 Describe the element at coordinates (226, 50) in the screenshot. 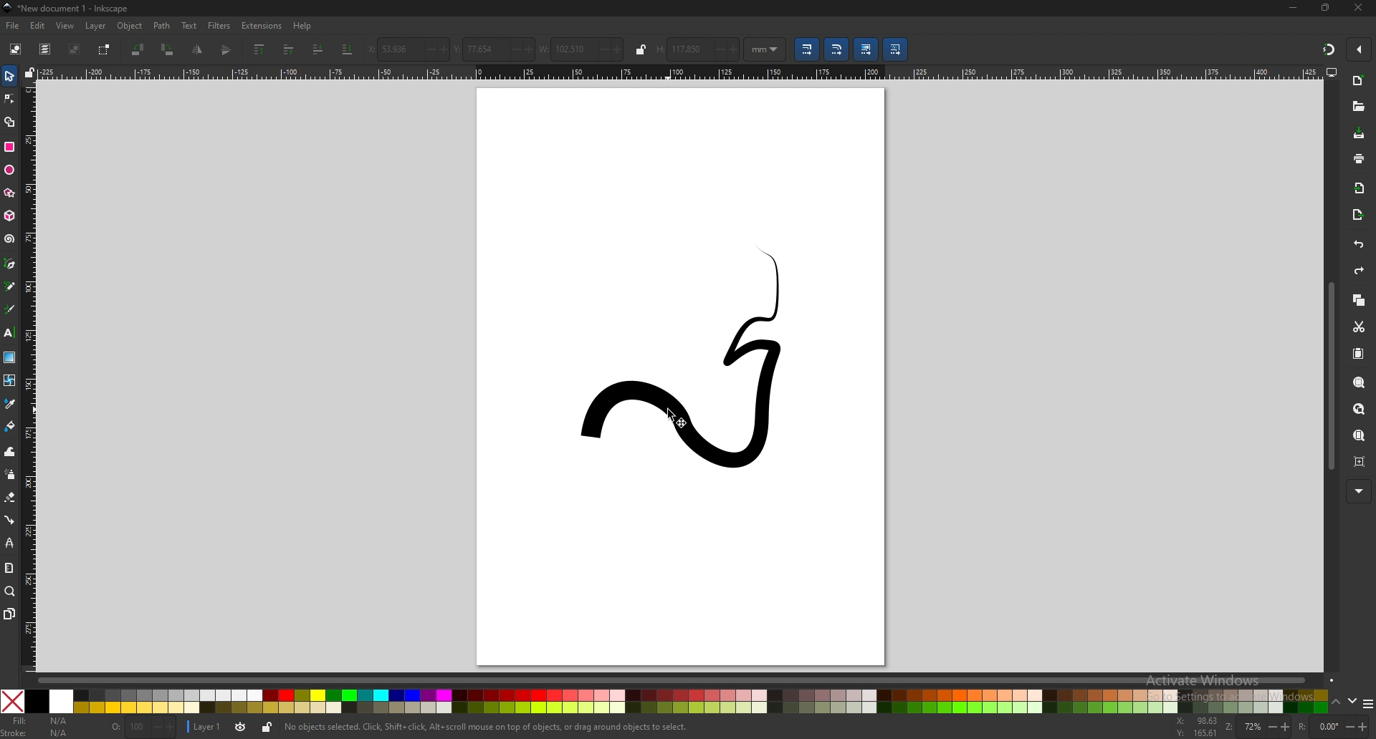

I see `flip horizontally` at that location.